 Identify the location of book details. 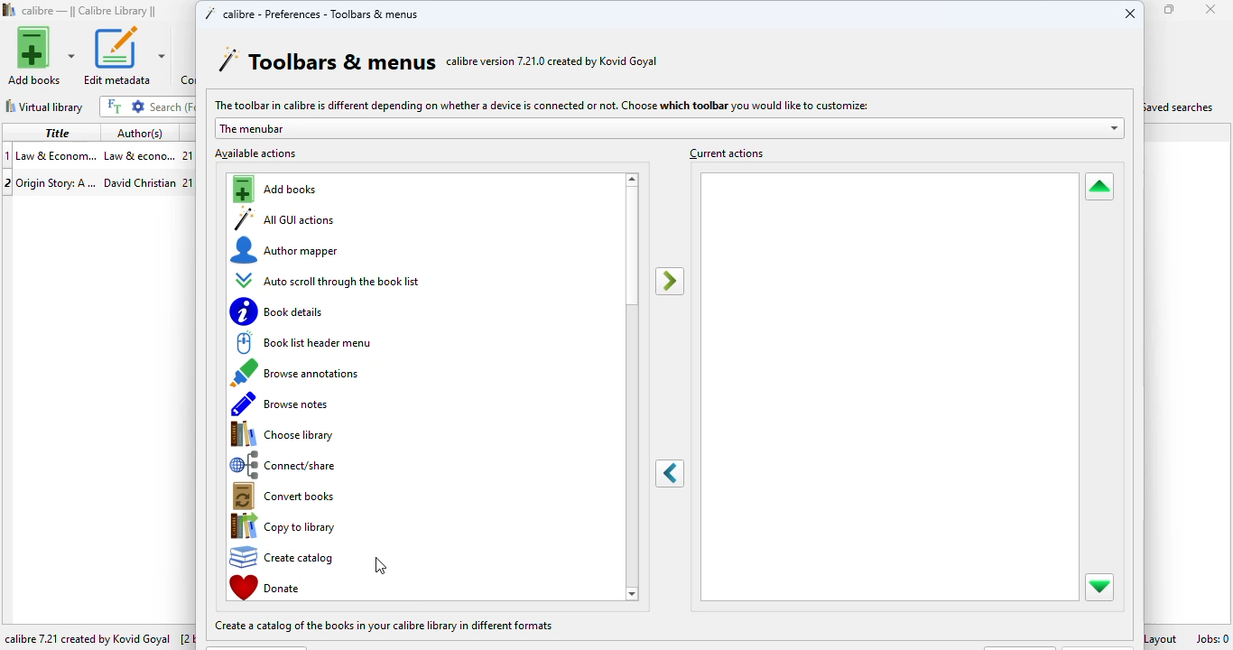
(279, 311).